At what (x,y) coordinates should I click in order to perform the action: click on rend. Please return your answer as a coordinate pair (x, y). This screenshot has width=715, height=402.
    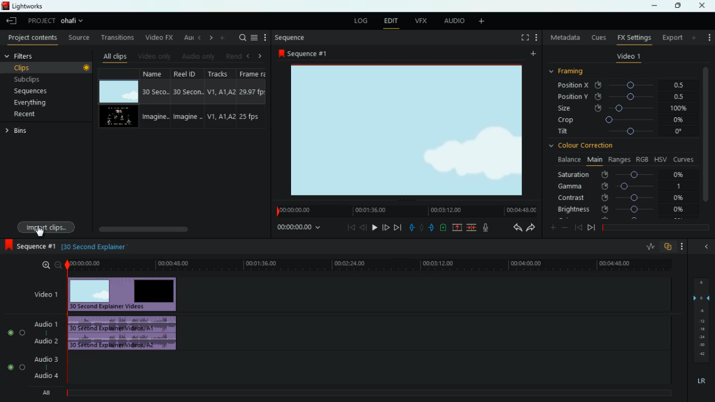
    Looking at the image, I should click on (230, 55).